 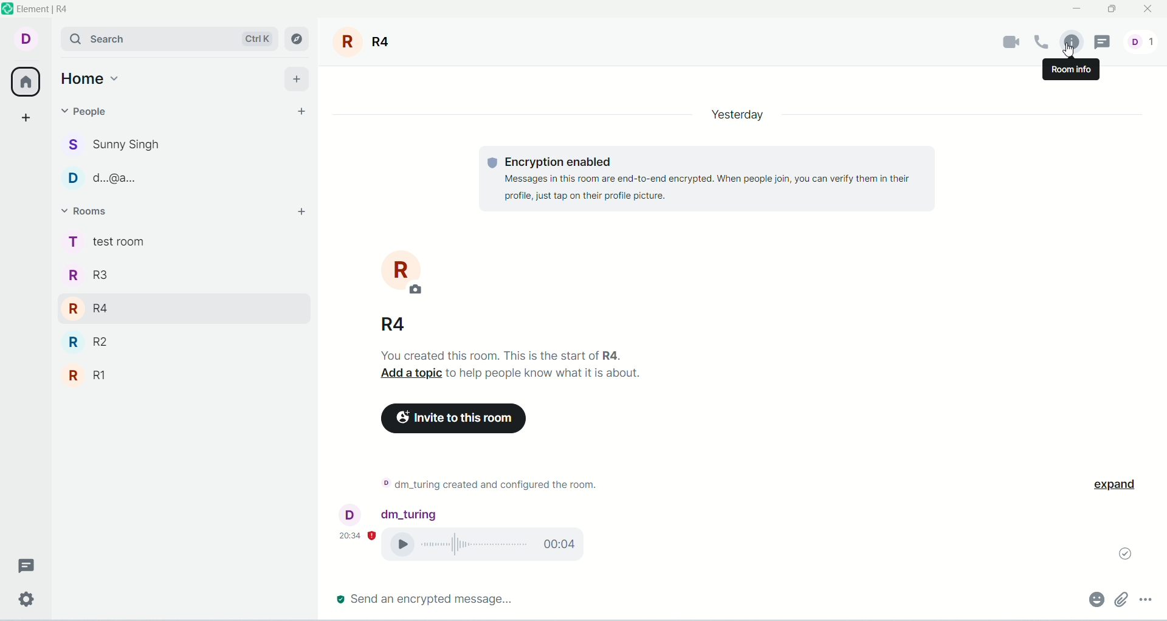 What do you see at coordinates (358, 534) in the screenshot?
I see `time` at bounding box center [358, 534].